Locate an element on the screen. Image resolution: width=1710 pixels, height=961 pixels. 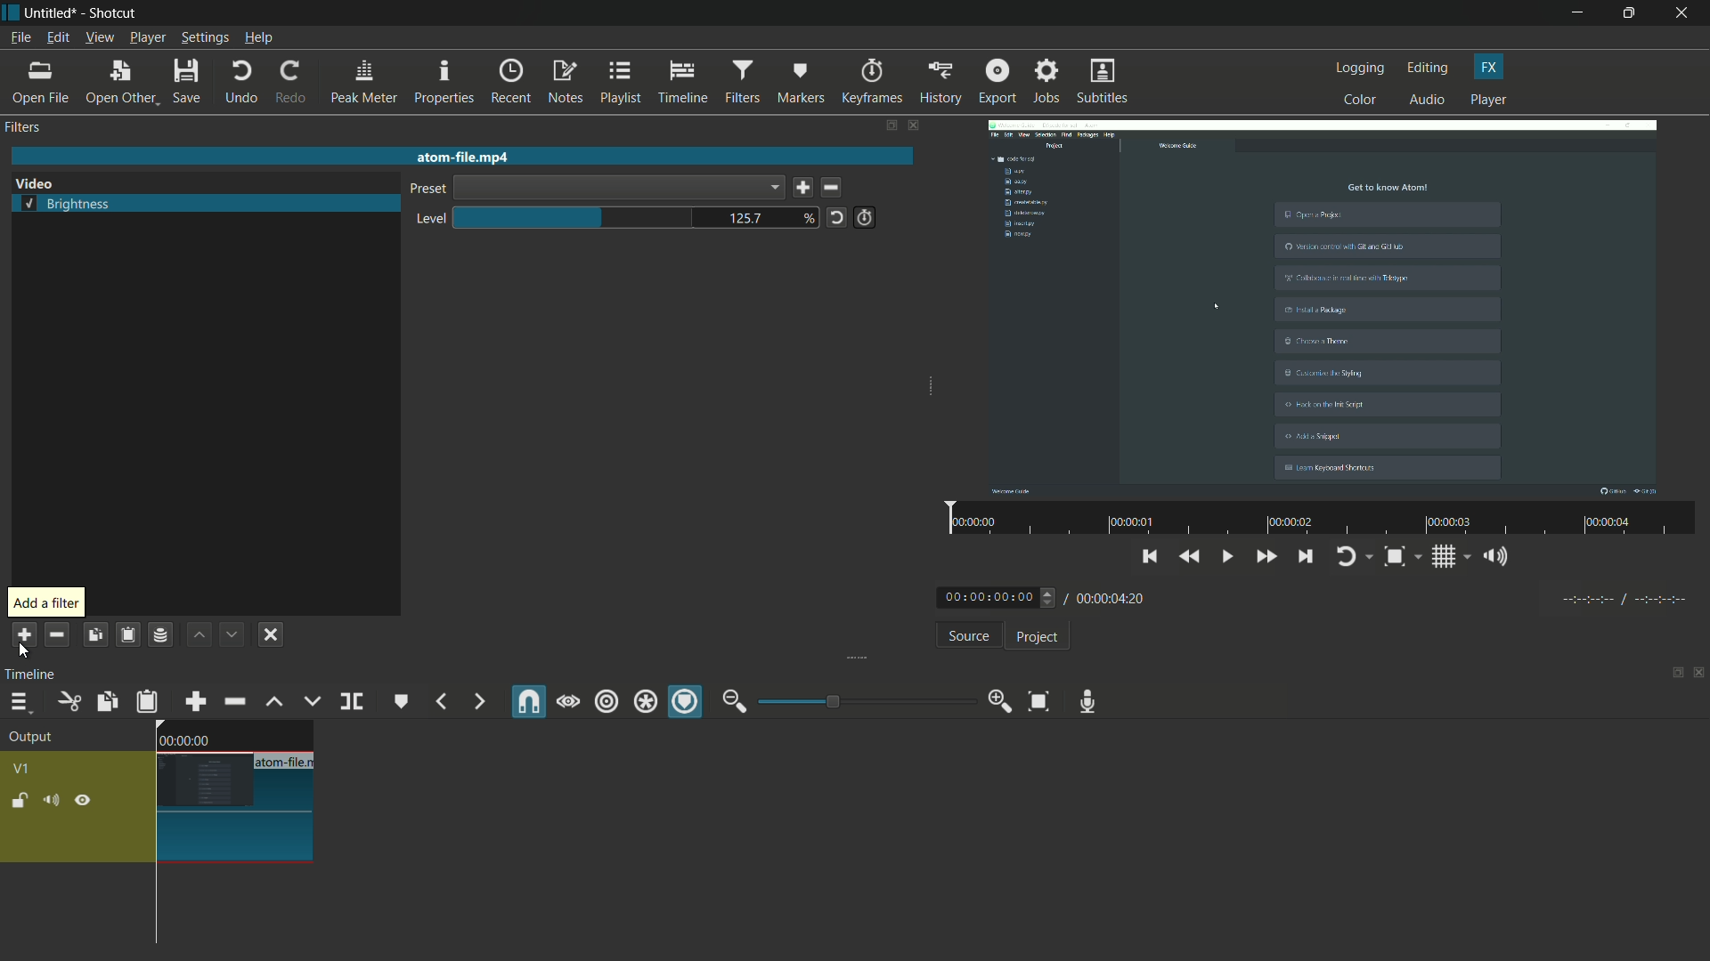
minimize is located at coordinates (1577, 13).